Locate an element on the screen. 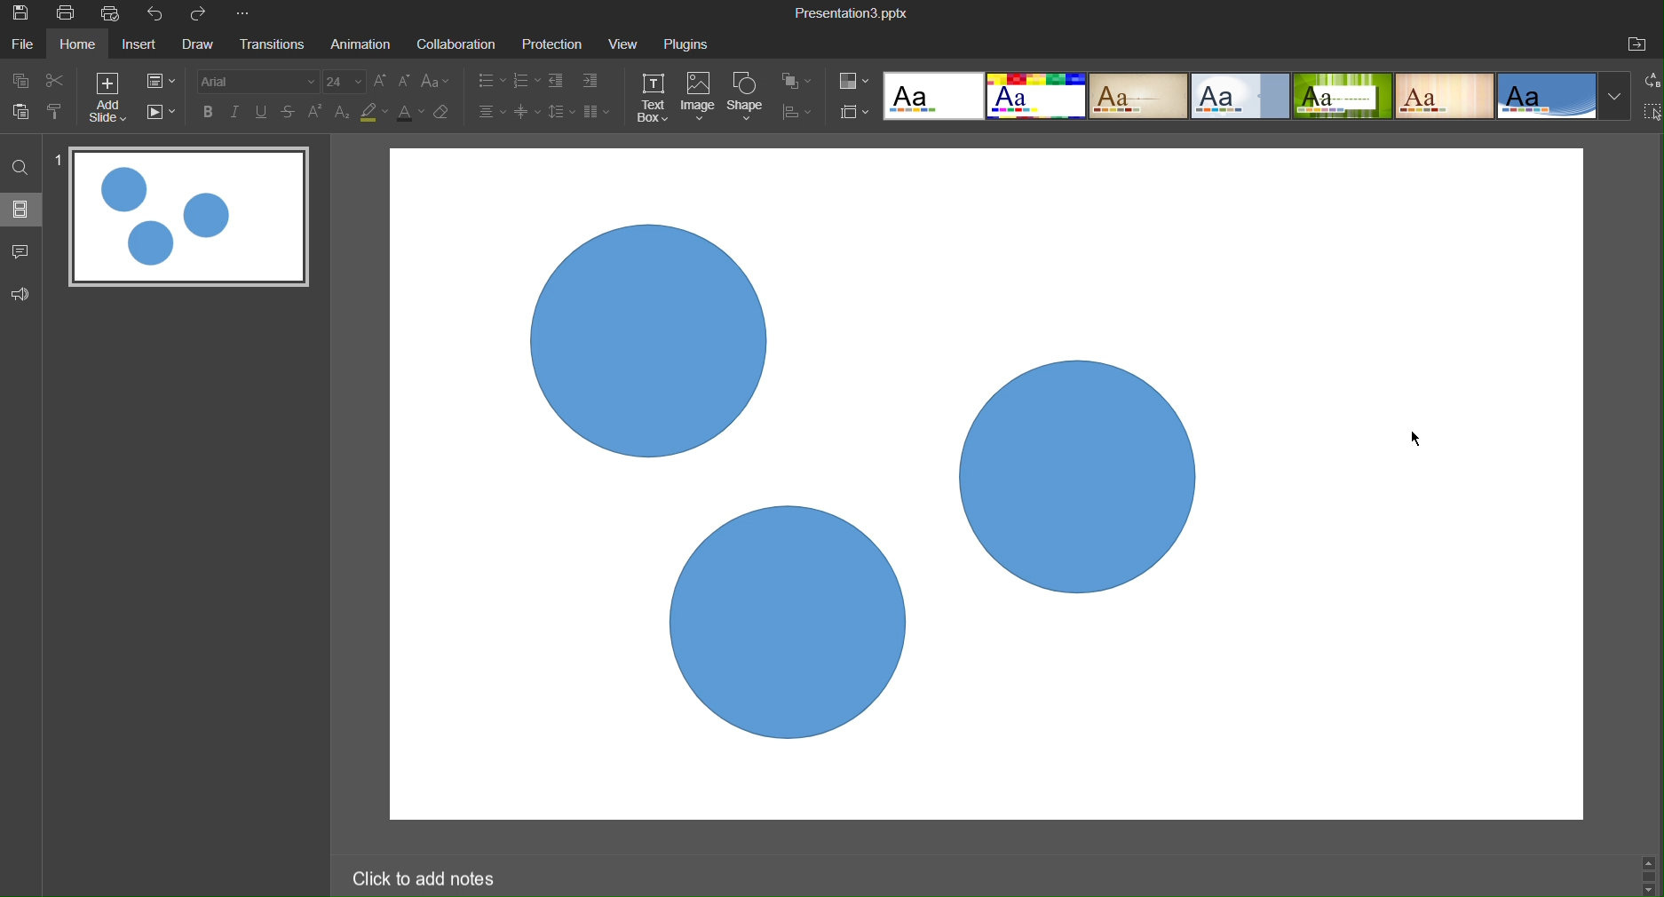 The height and width of the screenshot is (897, 1664). Scroll up is located at coordinates (1653, 858).